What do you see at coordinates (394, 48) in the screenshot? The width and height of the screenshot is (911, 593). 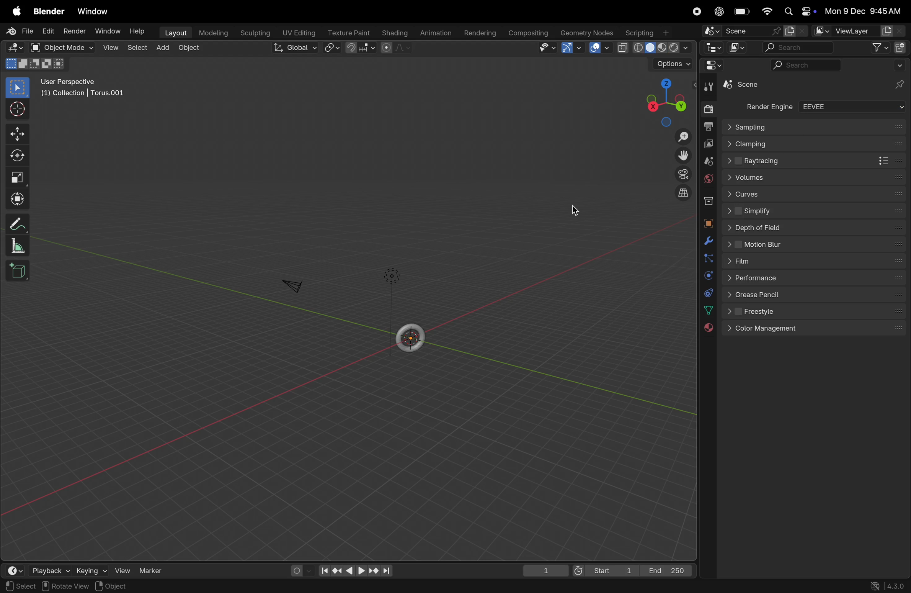 I see `proportional editing fall off` at bounding box center [394, 48].